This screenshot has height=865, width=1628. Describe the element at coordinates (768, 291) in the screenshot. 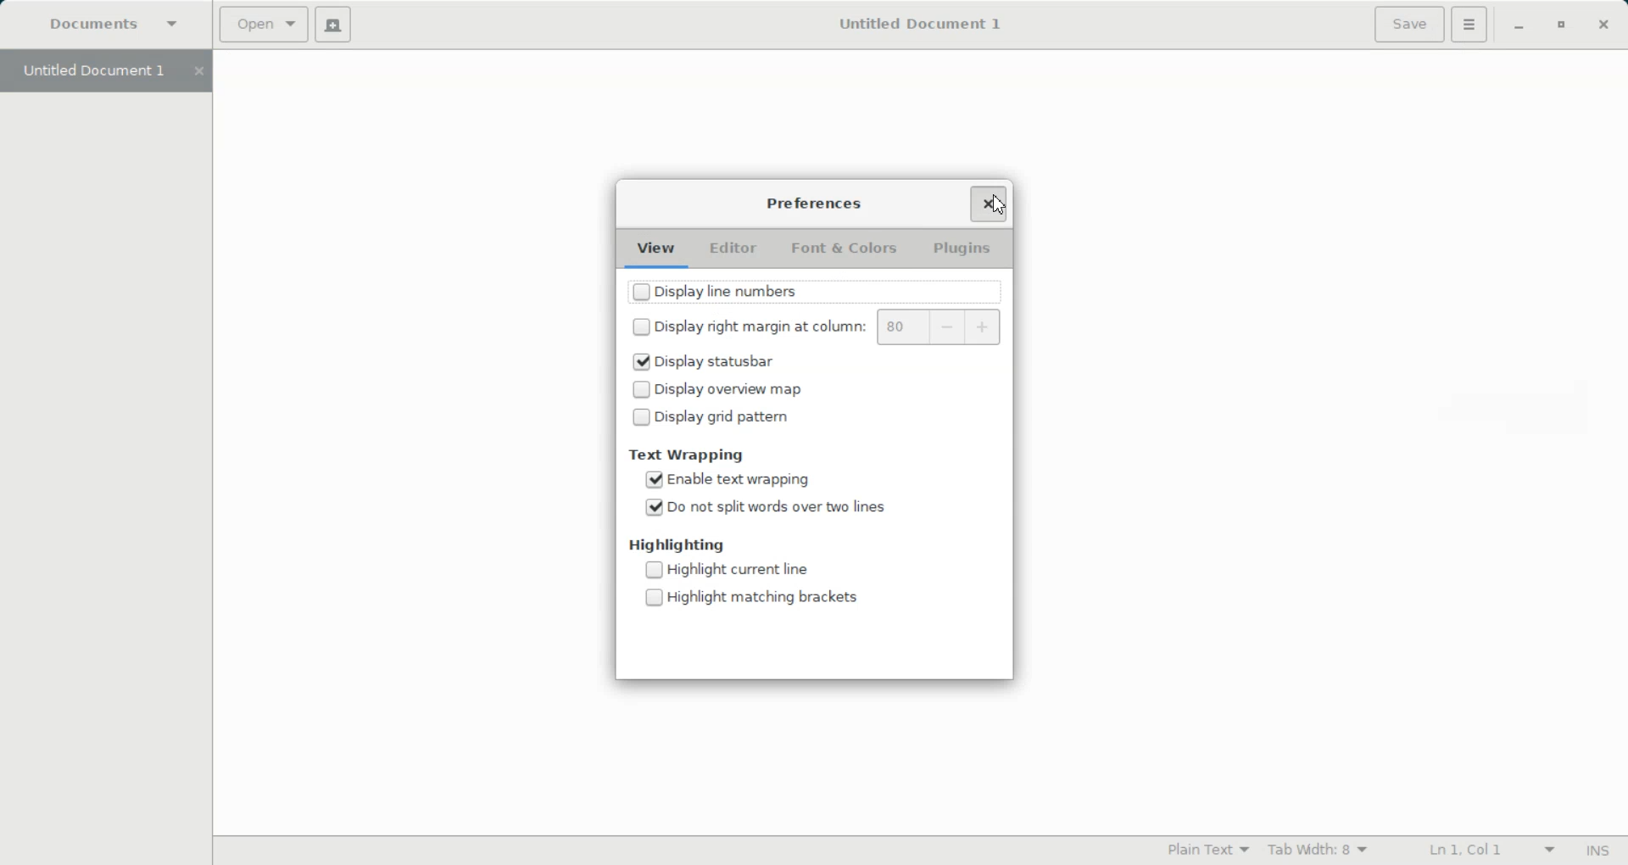

I see `uncheck Enable Display line number` at that location.